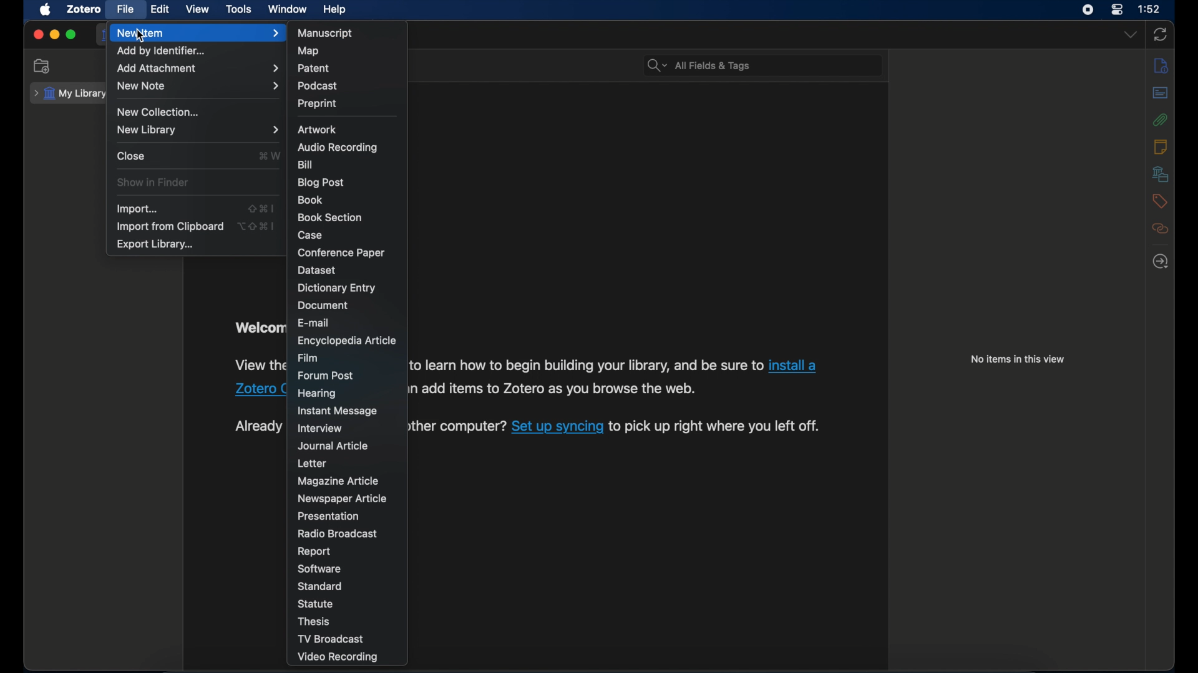 The width and height of the screenshot is (1198, 673). What do you see at coordinates (238, 9) in the screenshot?
I see `tools` at bounding box center [238, 9].